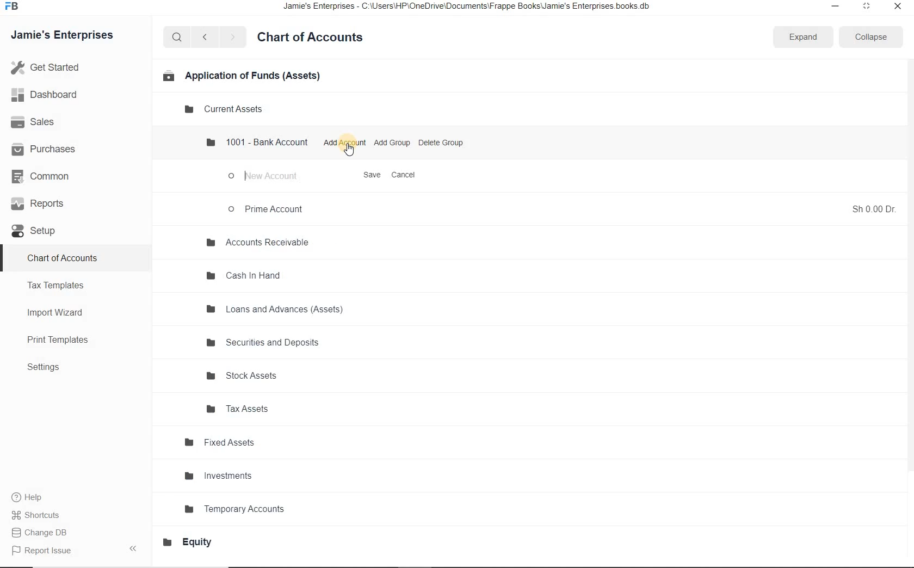 Image resolution: width=914 pixels, height=568 pixels. What do you see at coordinates (868, 37) in the screenshot?
I see `collapse` at bounding box center [868, 37].